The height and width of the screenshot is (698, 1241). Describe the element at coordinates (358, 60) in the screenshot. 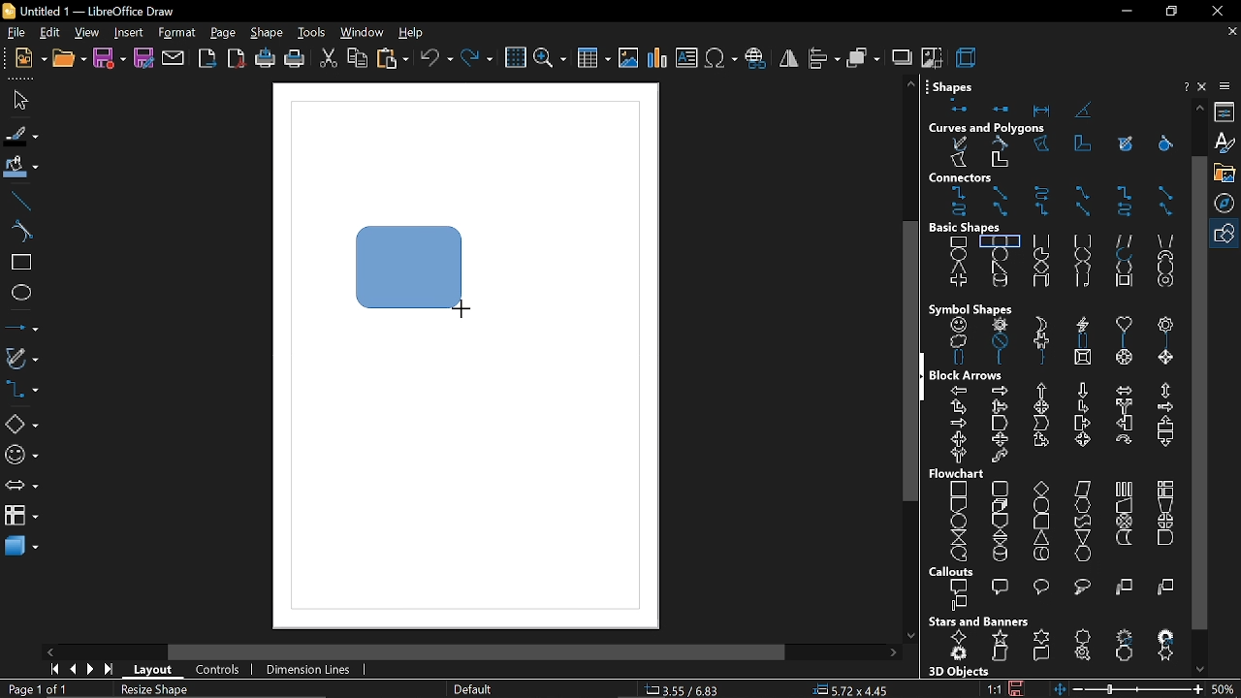

I see `copy` at that location.